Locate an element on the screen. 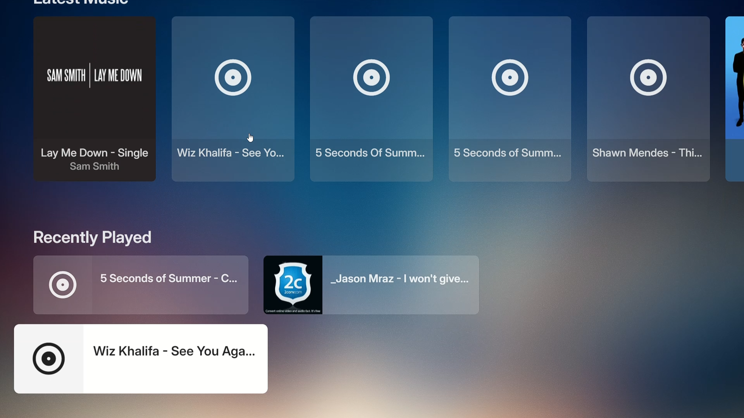 The image size is (744, 418). 5 Seconds of is located at coordinates (371, 99).